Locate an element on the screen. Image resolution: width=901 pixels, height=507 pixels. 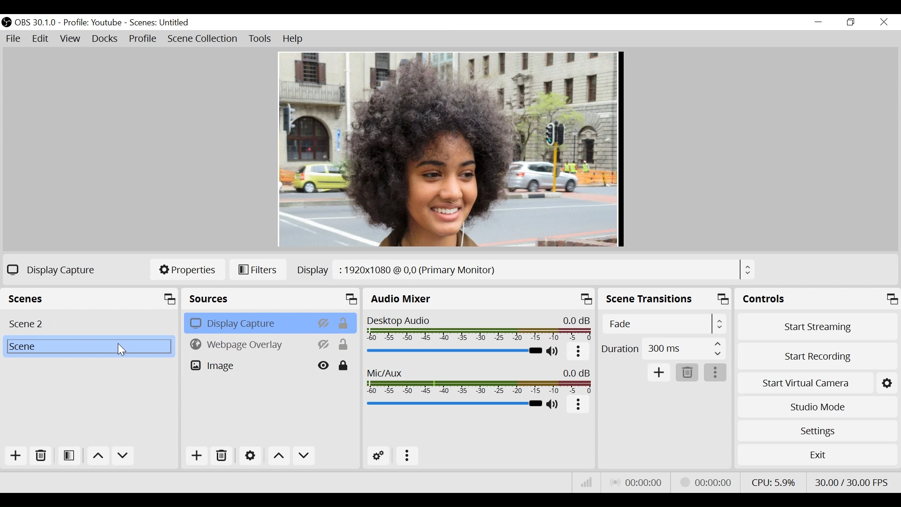
Sources is located at coordinates (272, 299).